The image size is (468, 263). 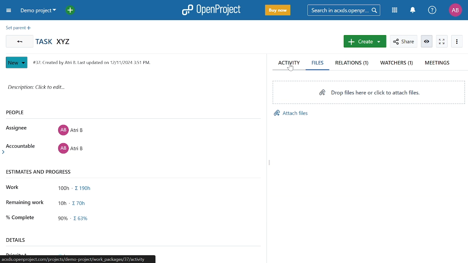 I want to click on details, so click(x=20, y=238).